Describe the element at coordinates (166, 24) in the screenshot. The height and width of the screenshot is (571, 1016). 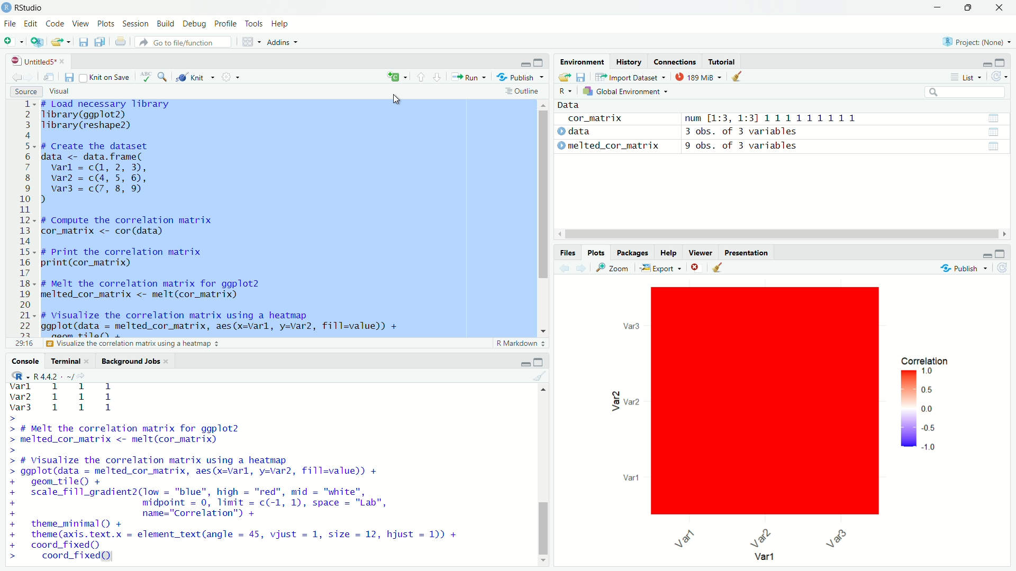
I see `build` at that location.